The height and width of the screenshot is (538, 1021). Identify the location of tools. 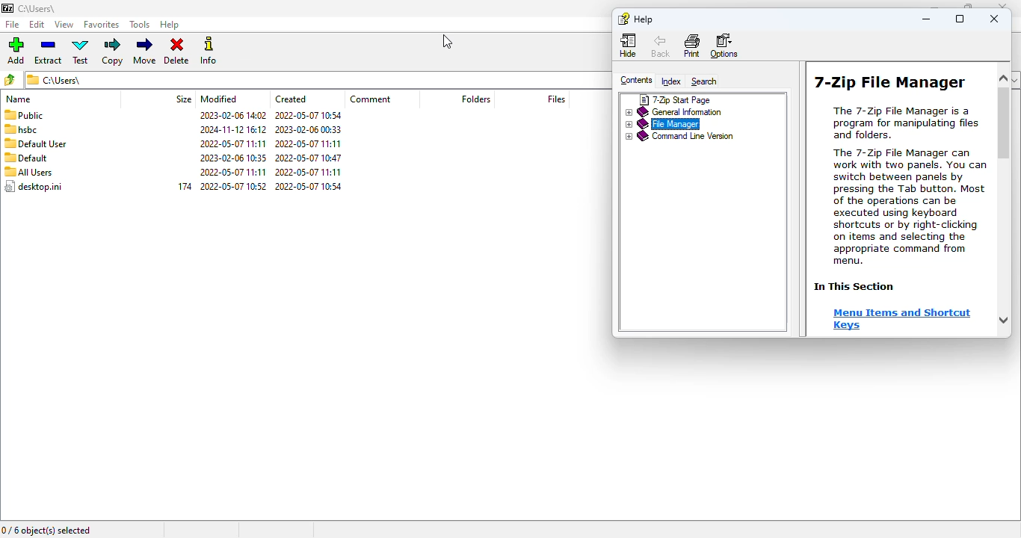
(140, 25).